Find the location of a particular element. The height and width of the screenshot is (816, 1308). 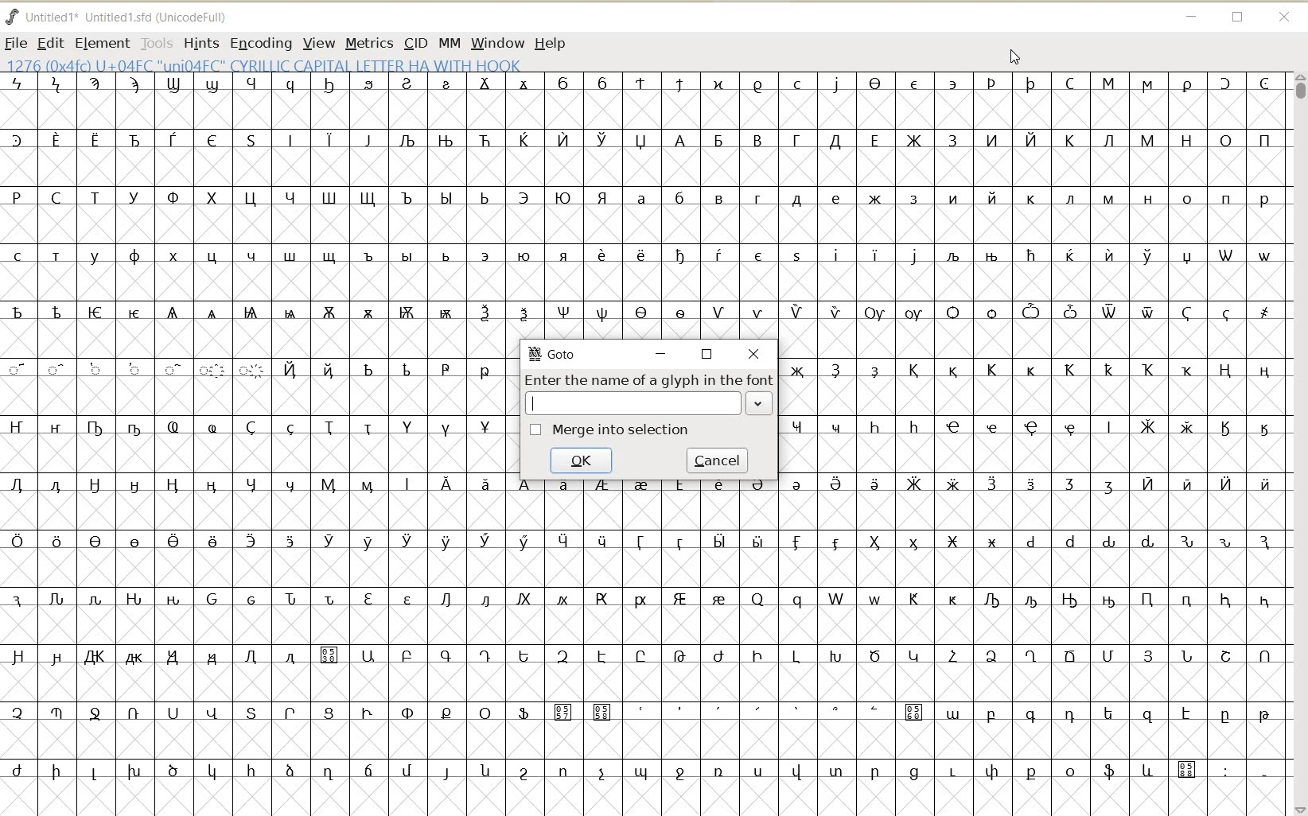

Glyph characters and numbers is located at coordinates (253, 445).